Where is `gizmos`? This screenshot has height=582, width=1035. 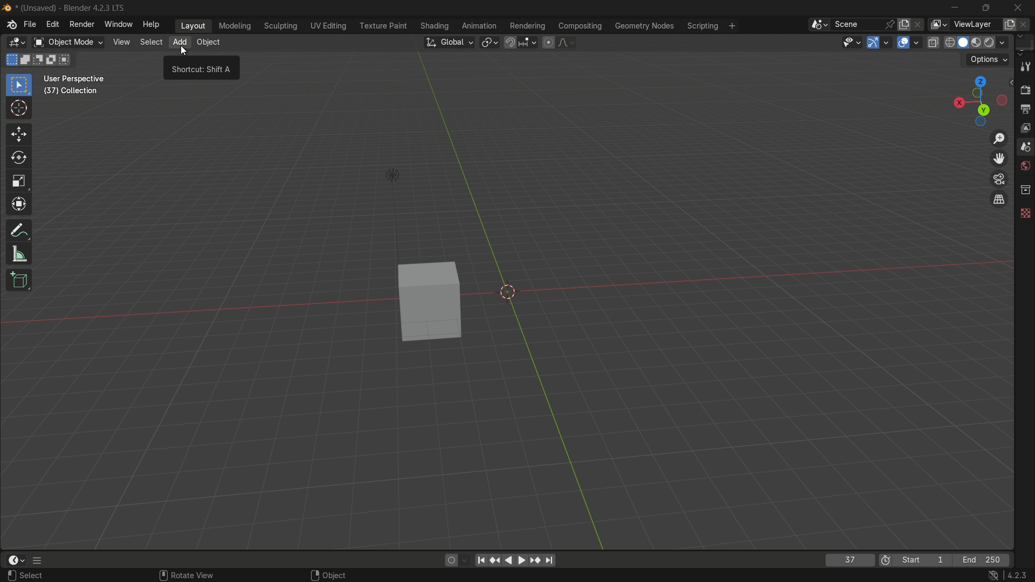 gizmos is located at coordinates (887, 43).